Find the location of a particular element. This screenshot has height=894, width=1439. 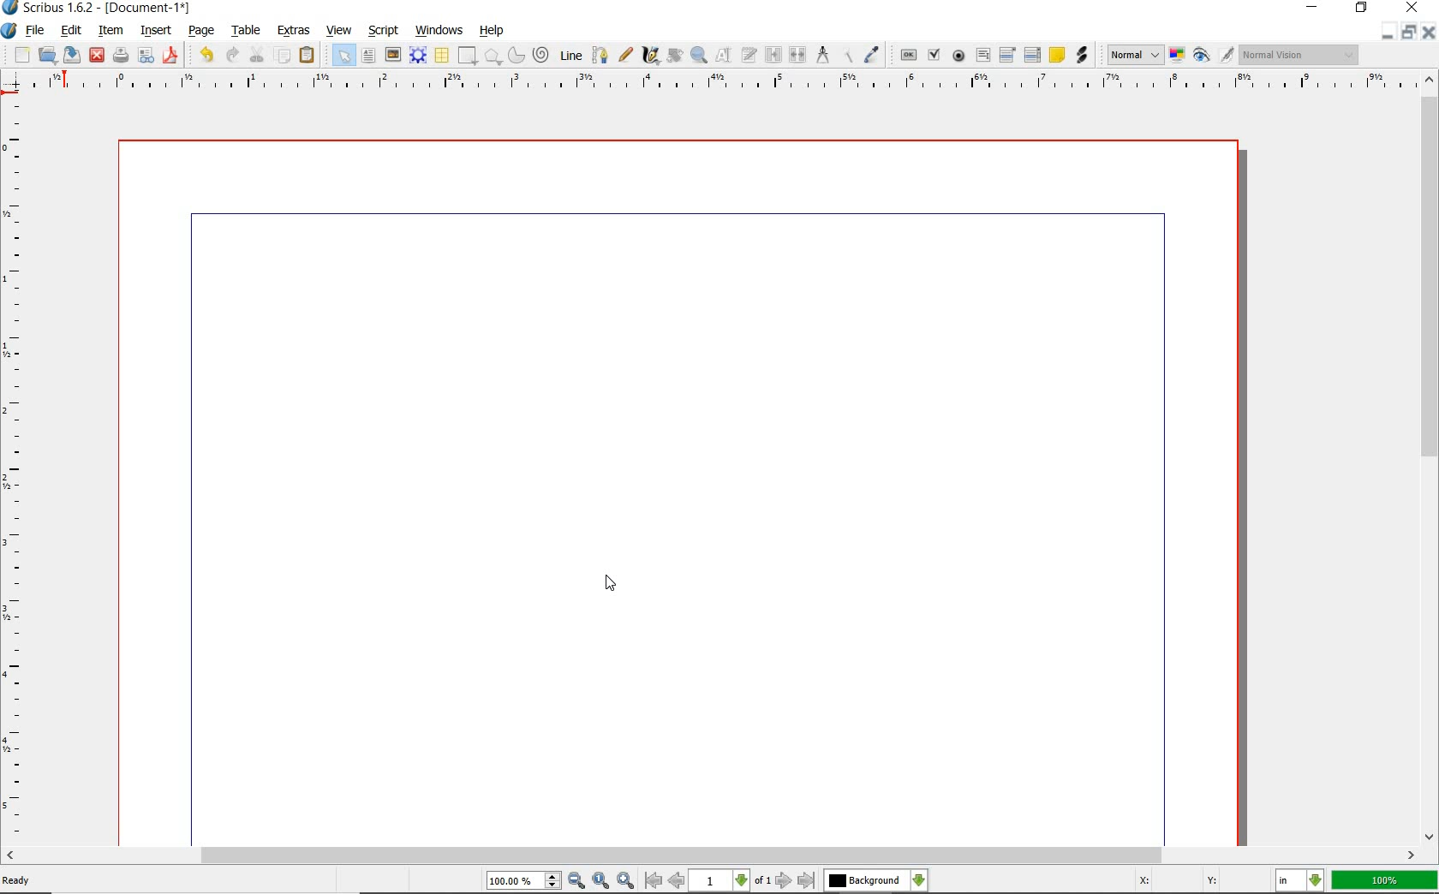

measurements is located at coordinates (823, 56).